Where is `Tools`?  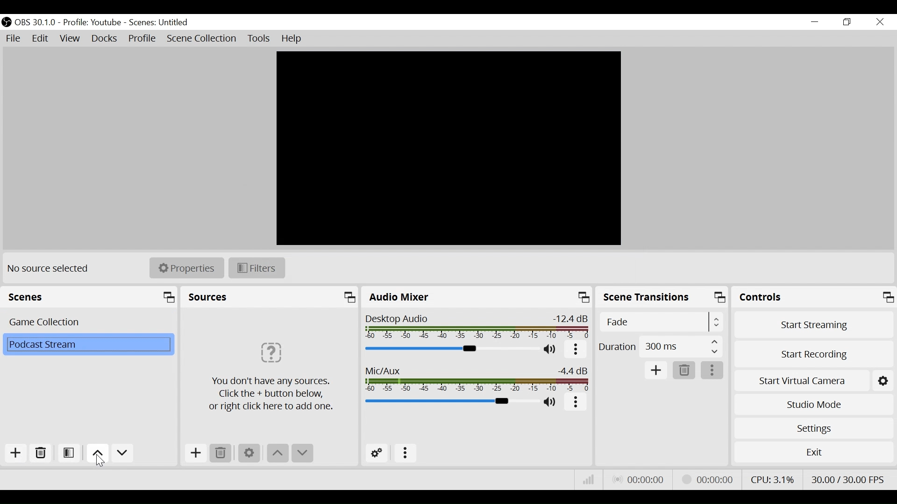
Tools is located at coordinates (259, 39).